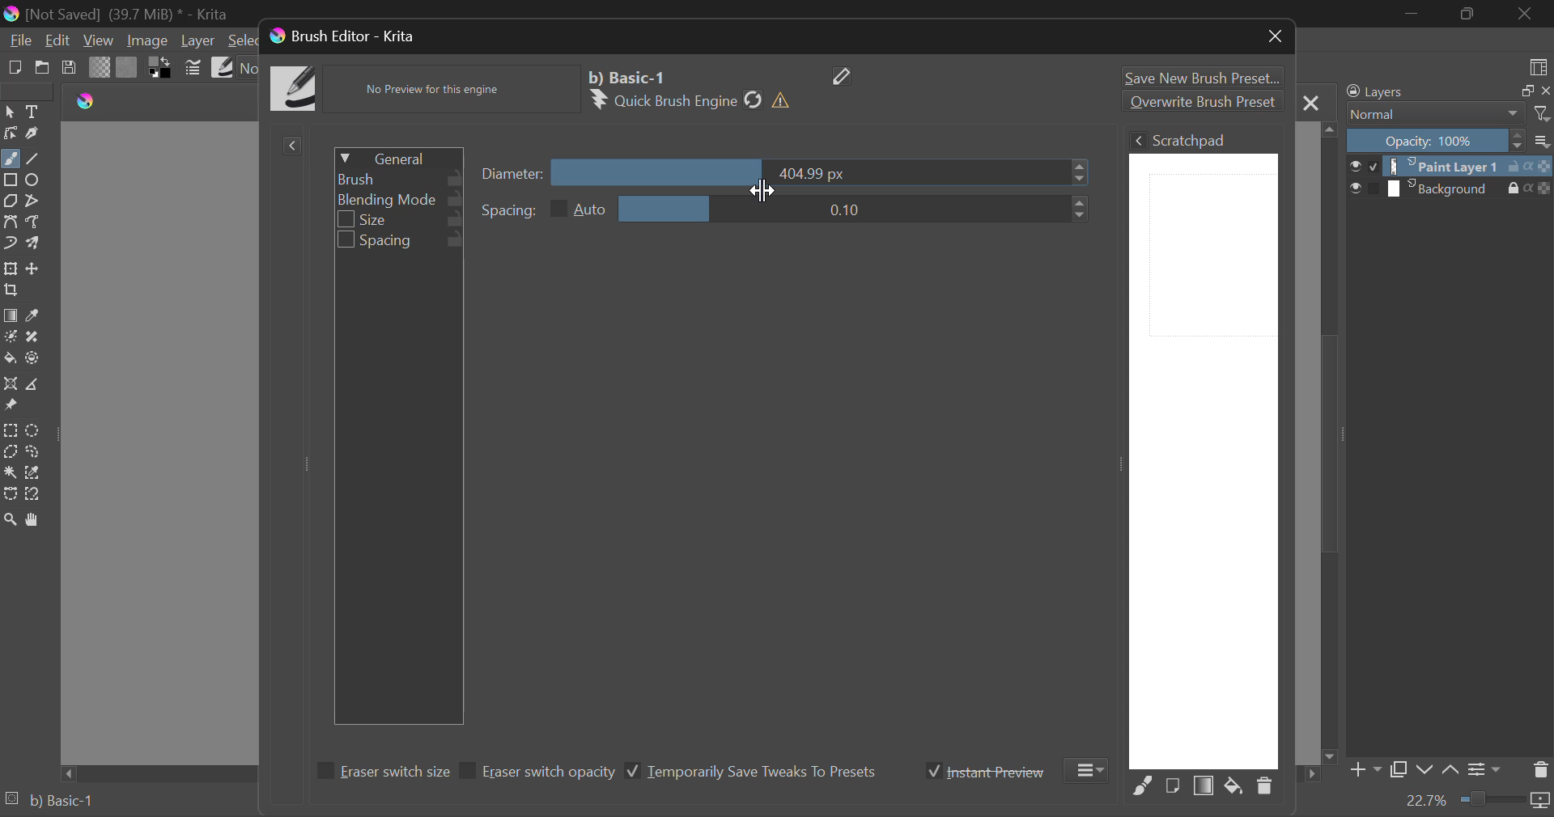 This screenshot has height=817, width=1554. What do you see at coordinates (10, 243) in the screenshot?
I see `Dynamic Brush` at bounding box center [10, 243].